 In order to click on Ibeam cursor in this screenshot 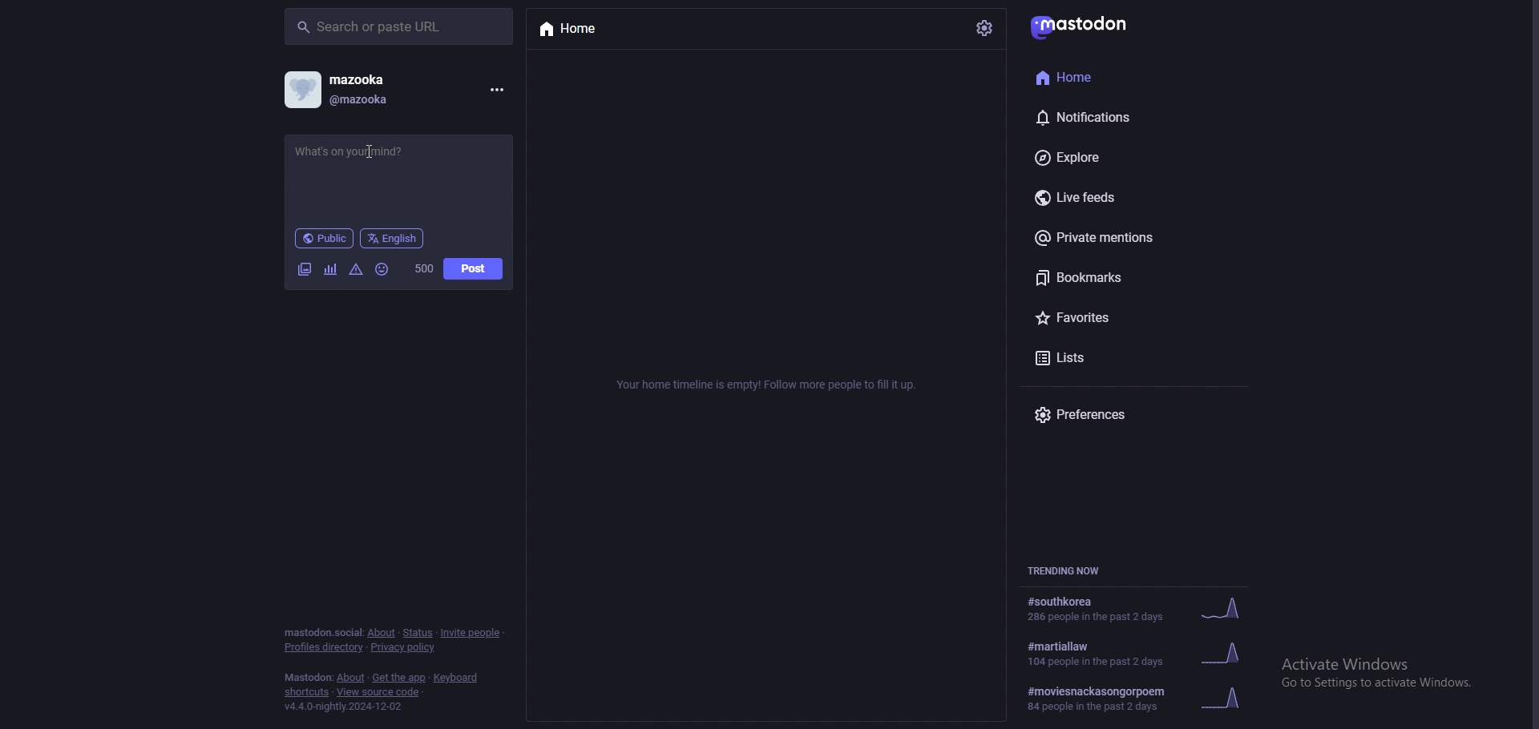, I will do `click(372, 154)`.